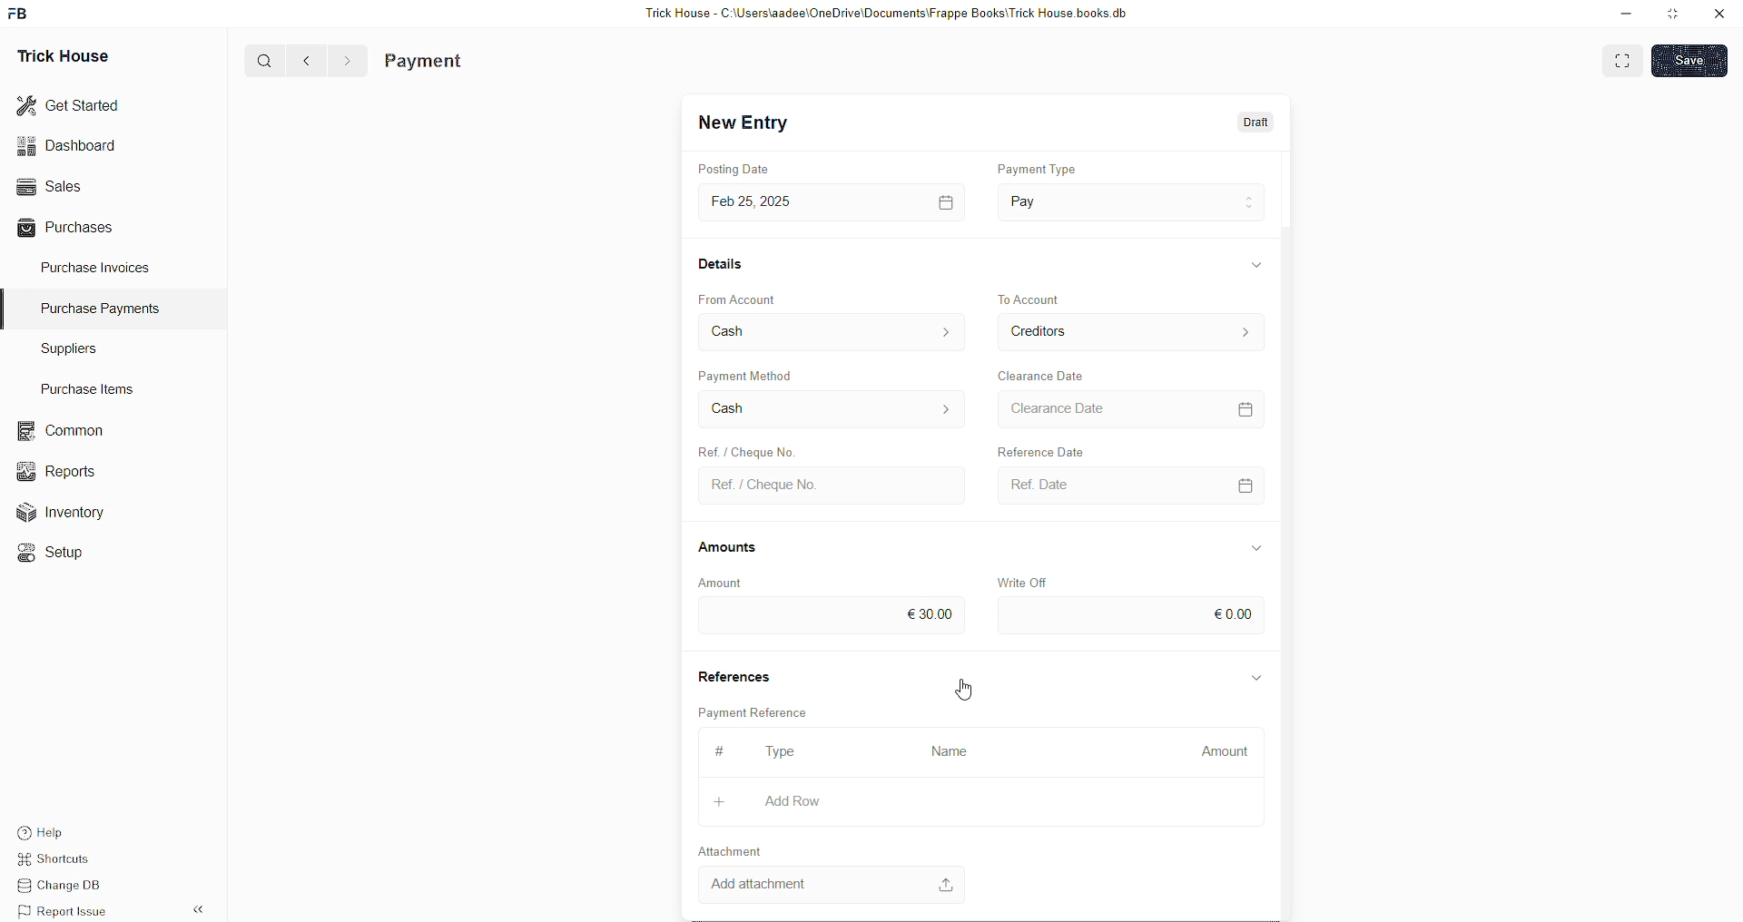 This screenshot has height=922, width=1743. I want to click on Ref. / Cheque No., so click(760, 487).